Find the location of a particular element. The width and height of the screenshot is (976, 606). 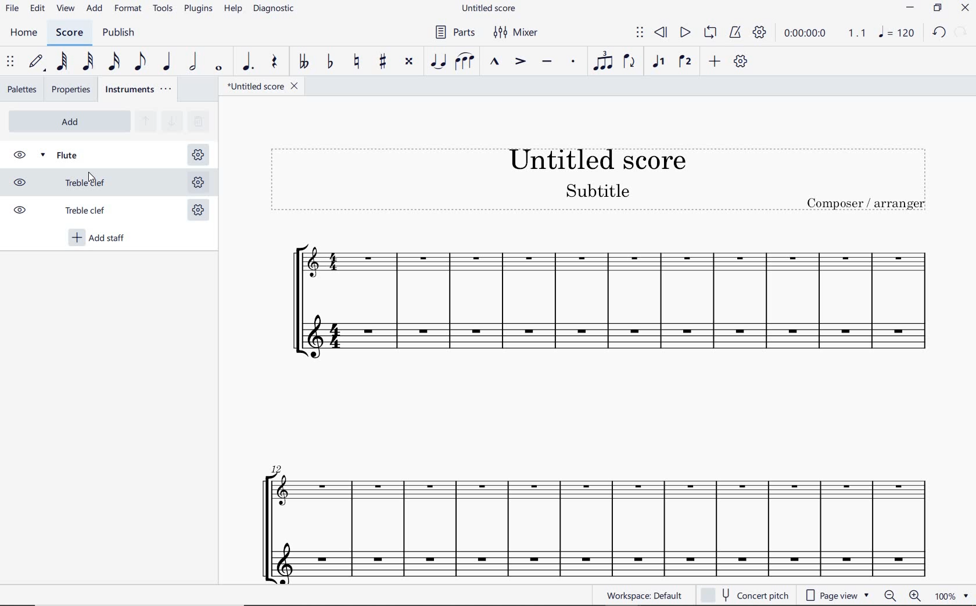

Title is located at coordinates (600, 179).